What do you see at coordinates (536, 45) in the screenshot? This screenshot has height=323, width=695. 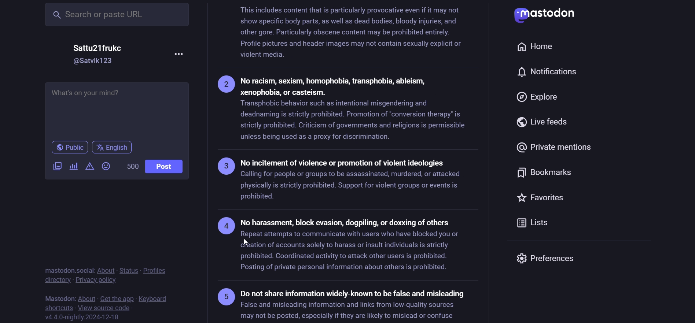 I see `home` at bounding box center [536, 45].